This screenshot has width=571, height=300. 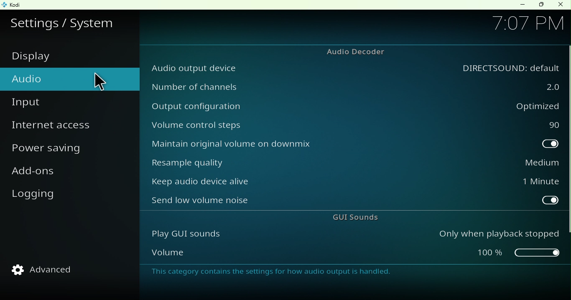 What do you see at coordinates (290, 235) in the screenshot?
I see `Play GUI sounds` at bounding box center [290, 235].